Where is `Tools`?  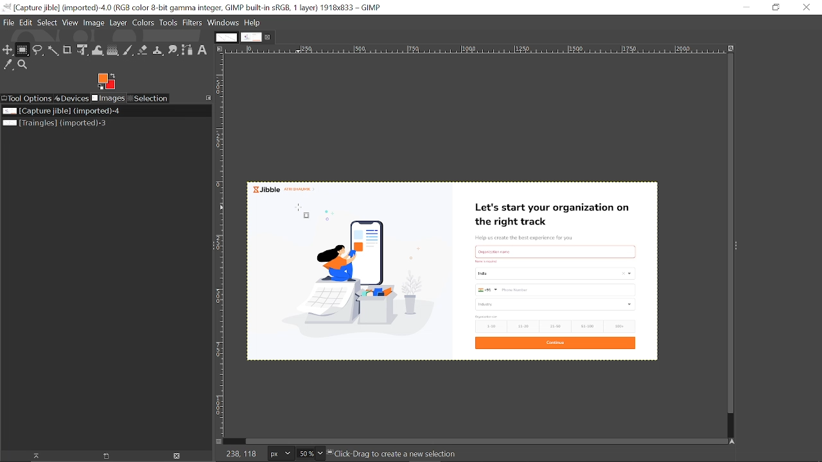 Tools is located at coordinates (170, 24).